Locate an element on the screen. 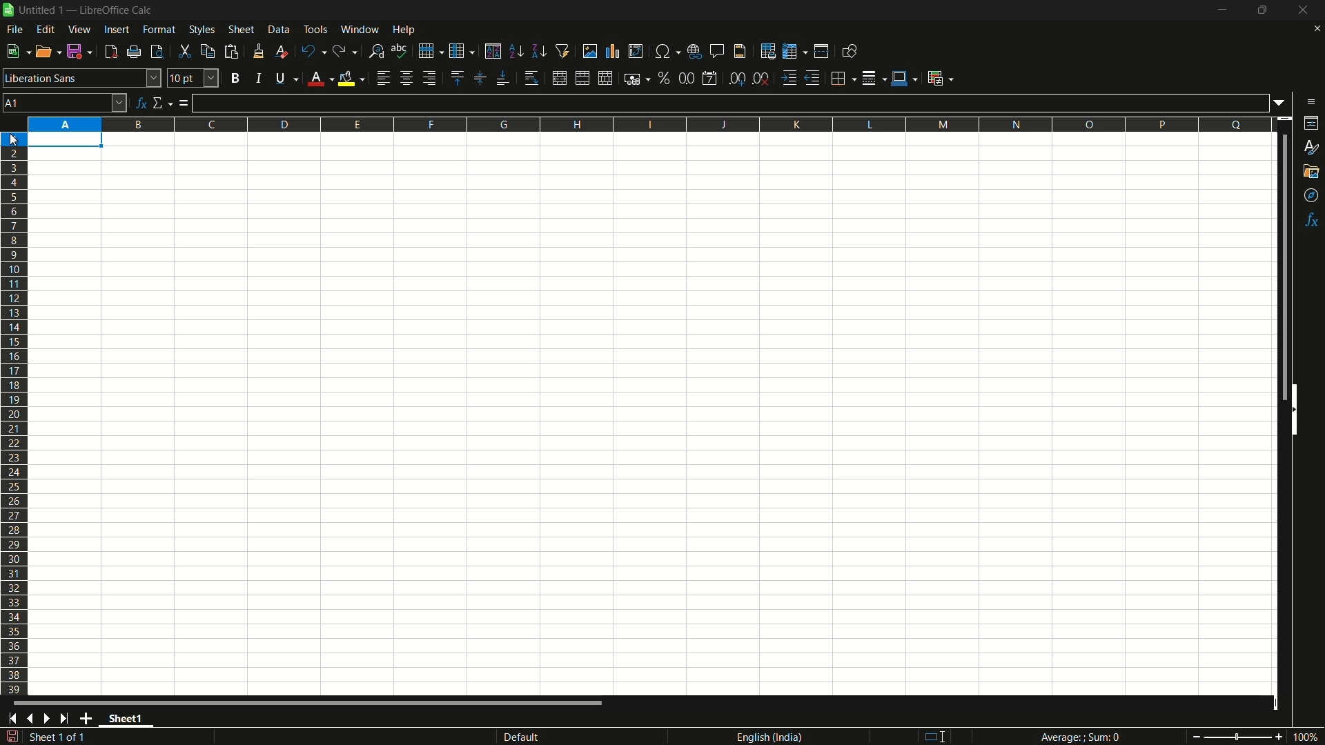  data menu is located at coordinates (279, 30).